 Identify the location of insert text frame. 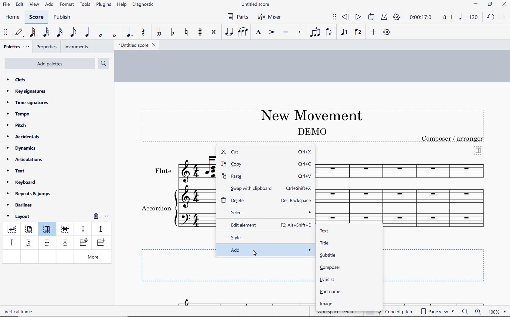
(66, 242).